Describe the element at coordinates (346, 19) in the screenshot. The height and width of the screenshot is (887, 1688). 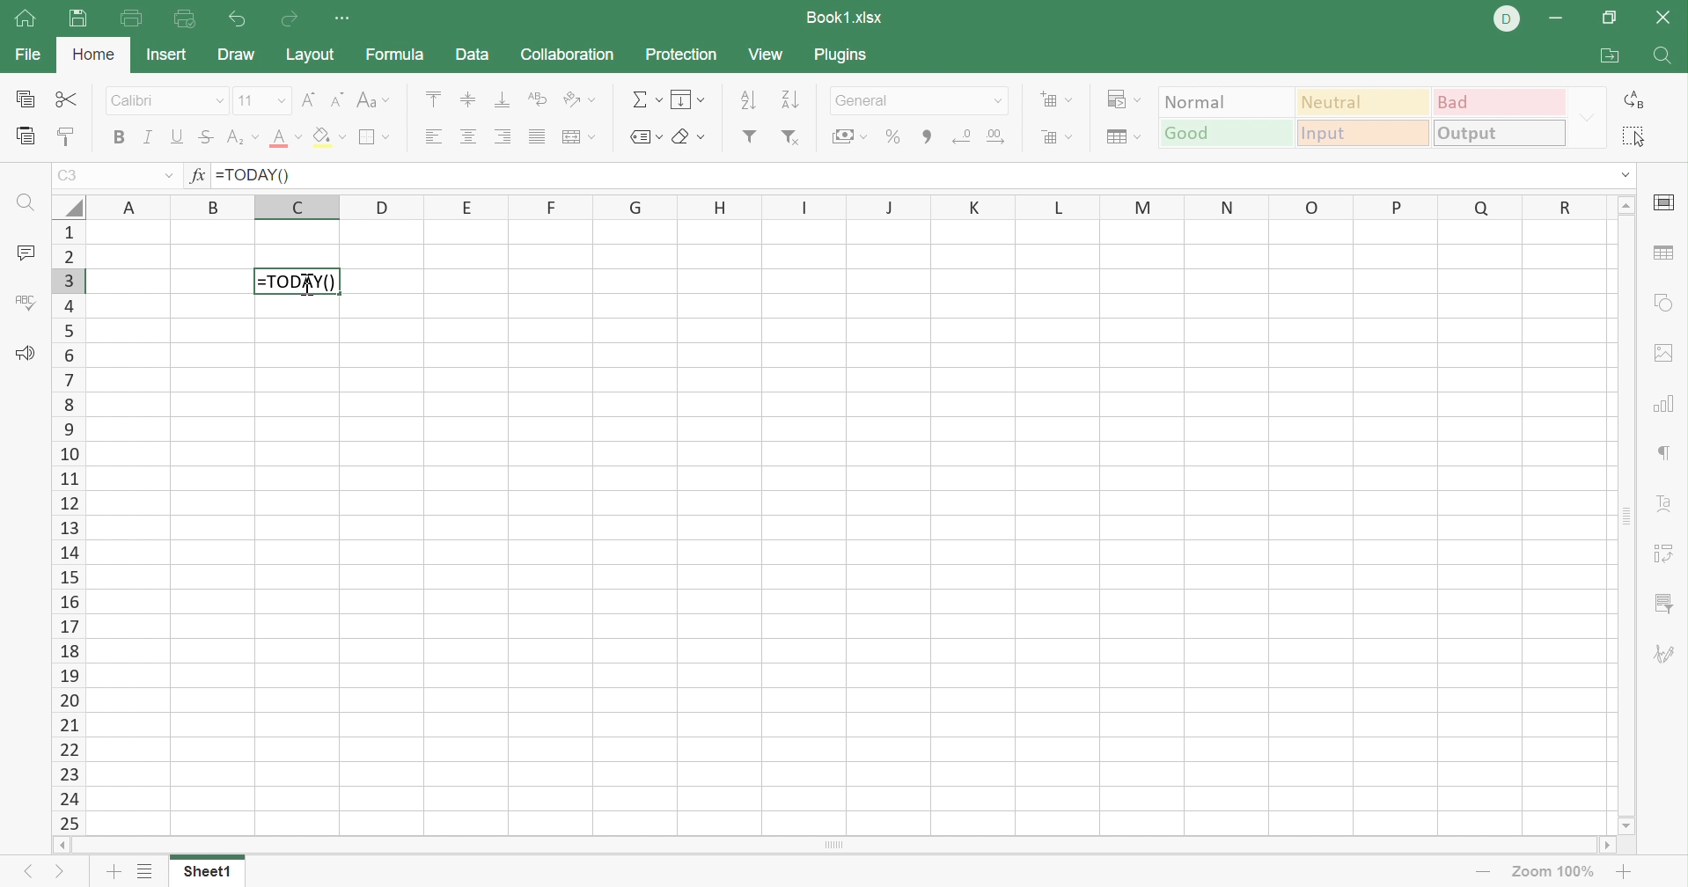
I see `Customize quick access toolbar` at that location.